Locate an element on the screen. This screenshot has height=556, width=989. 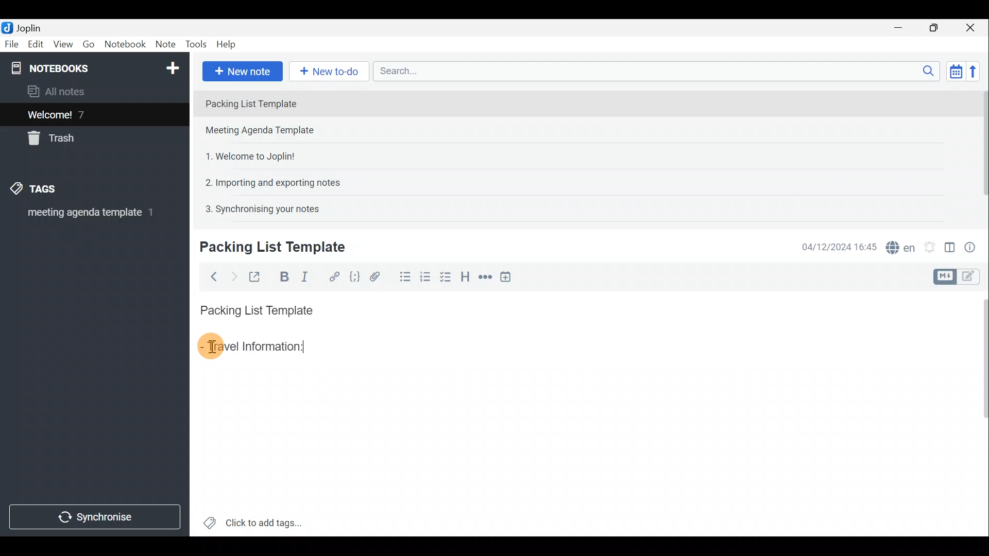
Notebook is located at coordinates (125, 46).